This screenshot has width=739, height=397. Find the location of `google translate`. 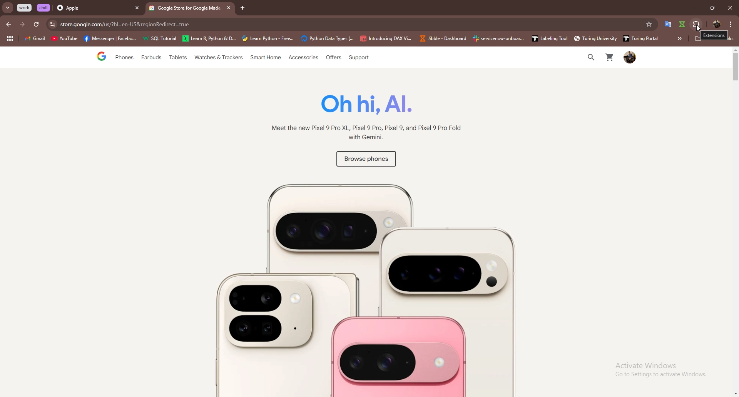

google translate is located at coordinates (668, 24).